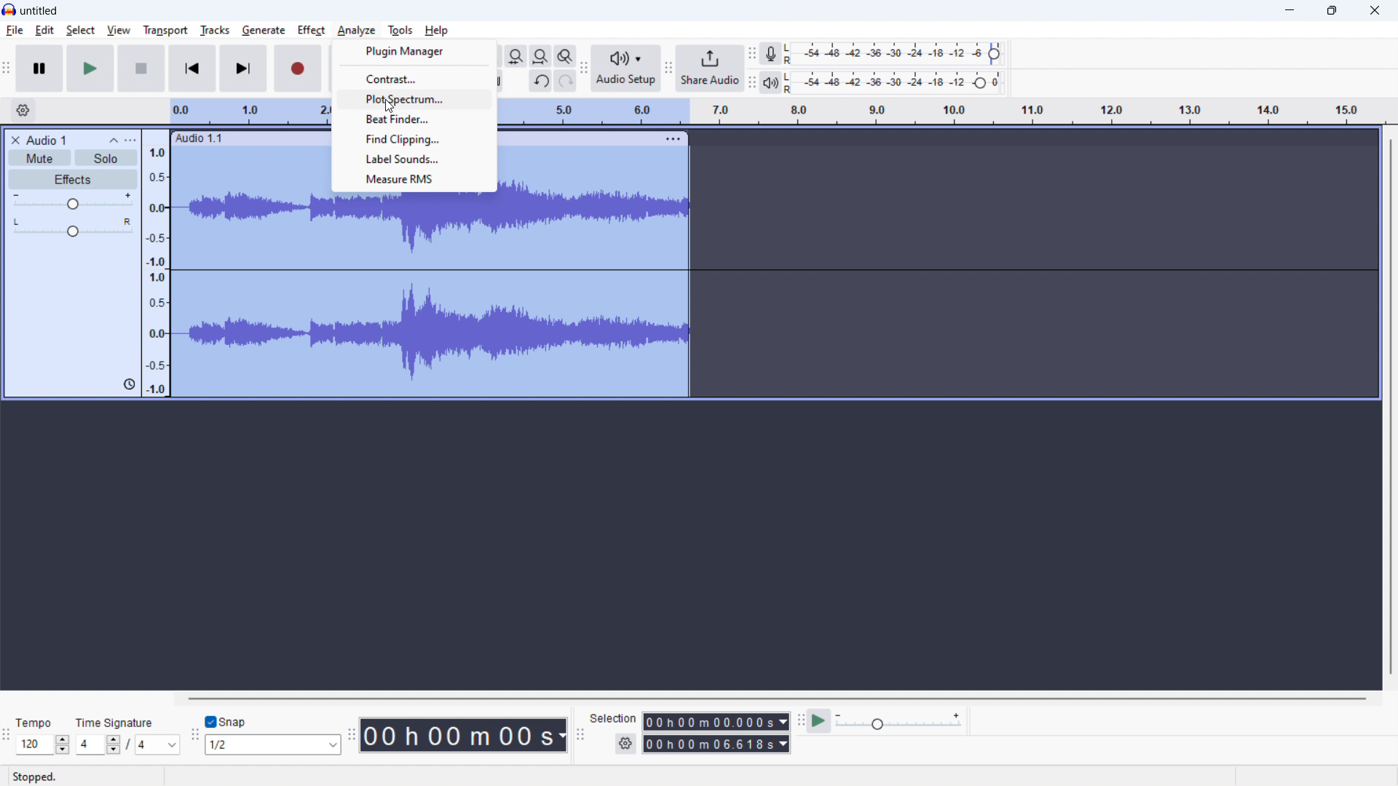 This screenshot has height=786, width=1398. What do you see at coordinates (818, 722) in the screenshot?
I see `play at speed ` at bounding box center [818, 722].